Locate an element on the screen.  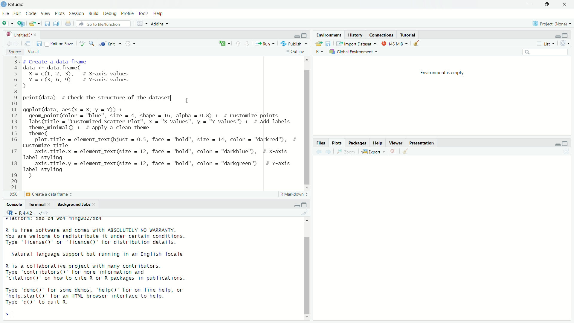
debug is located at coordinates (94, 13).